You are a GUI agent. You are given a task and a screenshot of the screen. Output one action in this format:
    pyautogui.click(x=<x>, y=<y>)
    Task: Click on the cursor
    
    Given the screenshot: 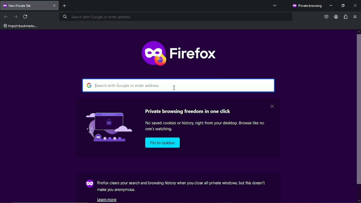 What is the action you would take?
    pyautogui.click(x=175, y=88)
    